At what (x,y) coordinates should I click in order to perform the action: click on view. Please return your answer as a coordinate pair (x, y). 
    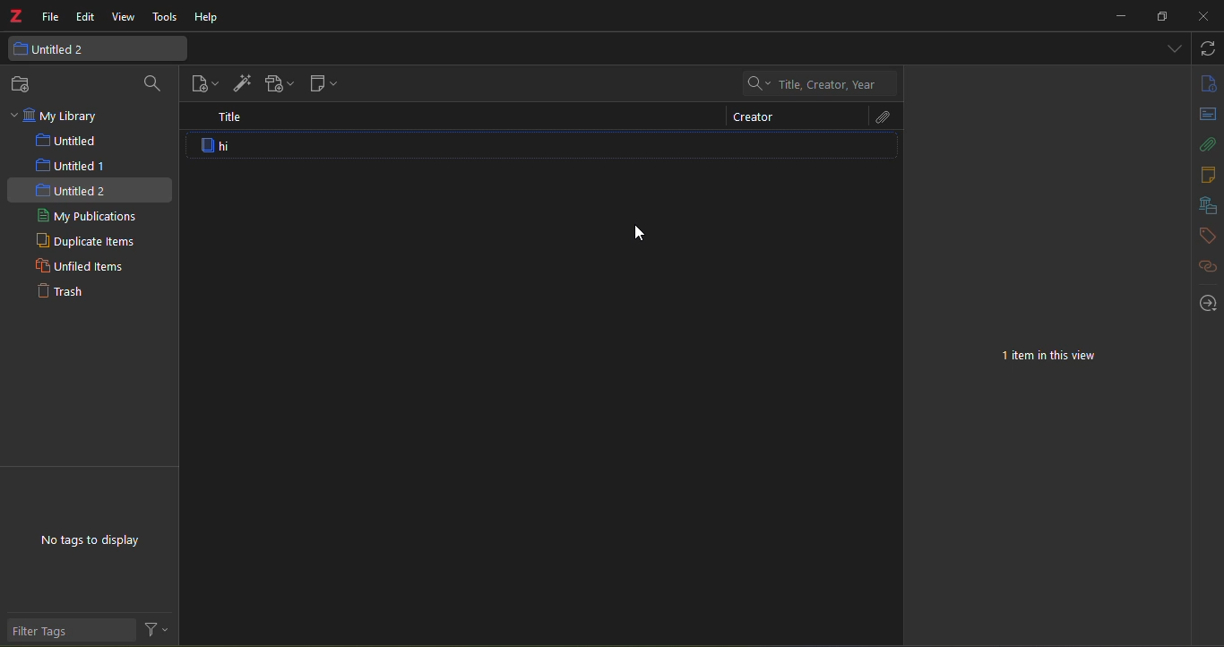
    Looking at the image, I should click on (124, 17).